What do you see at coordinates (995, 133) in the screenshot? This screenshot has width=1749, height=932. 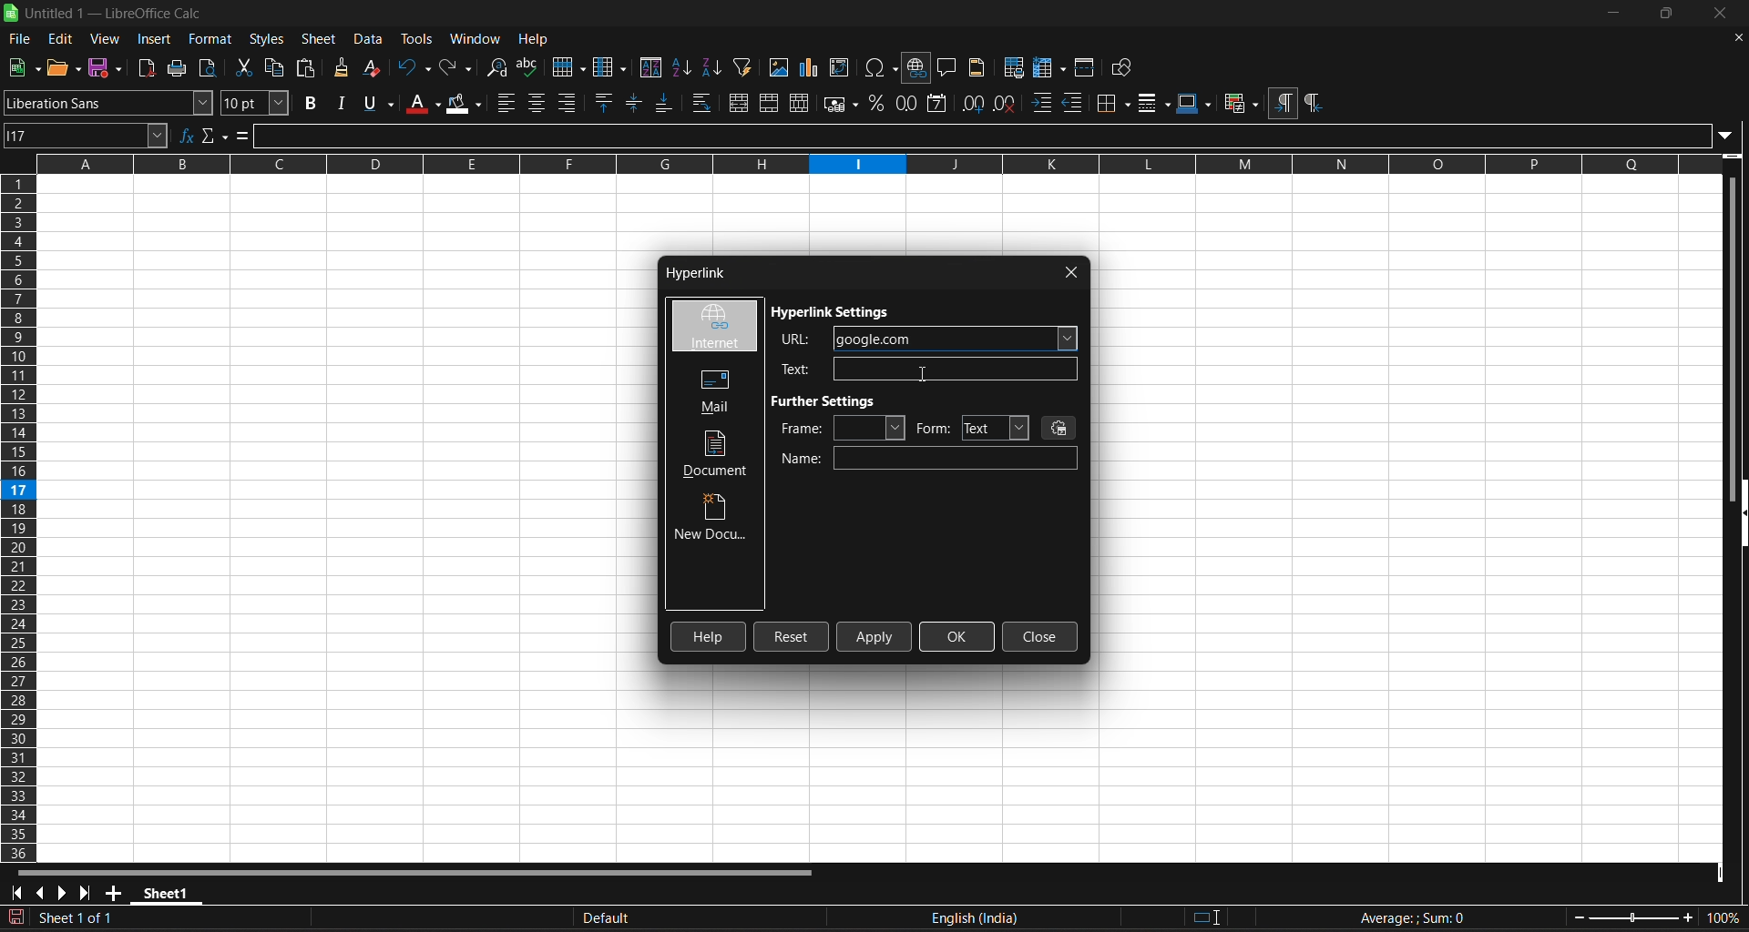 I see `input line` at bounding box center [995, 133].